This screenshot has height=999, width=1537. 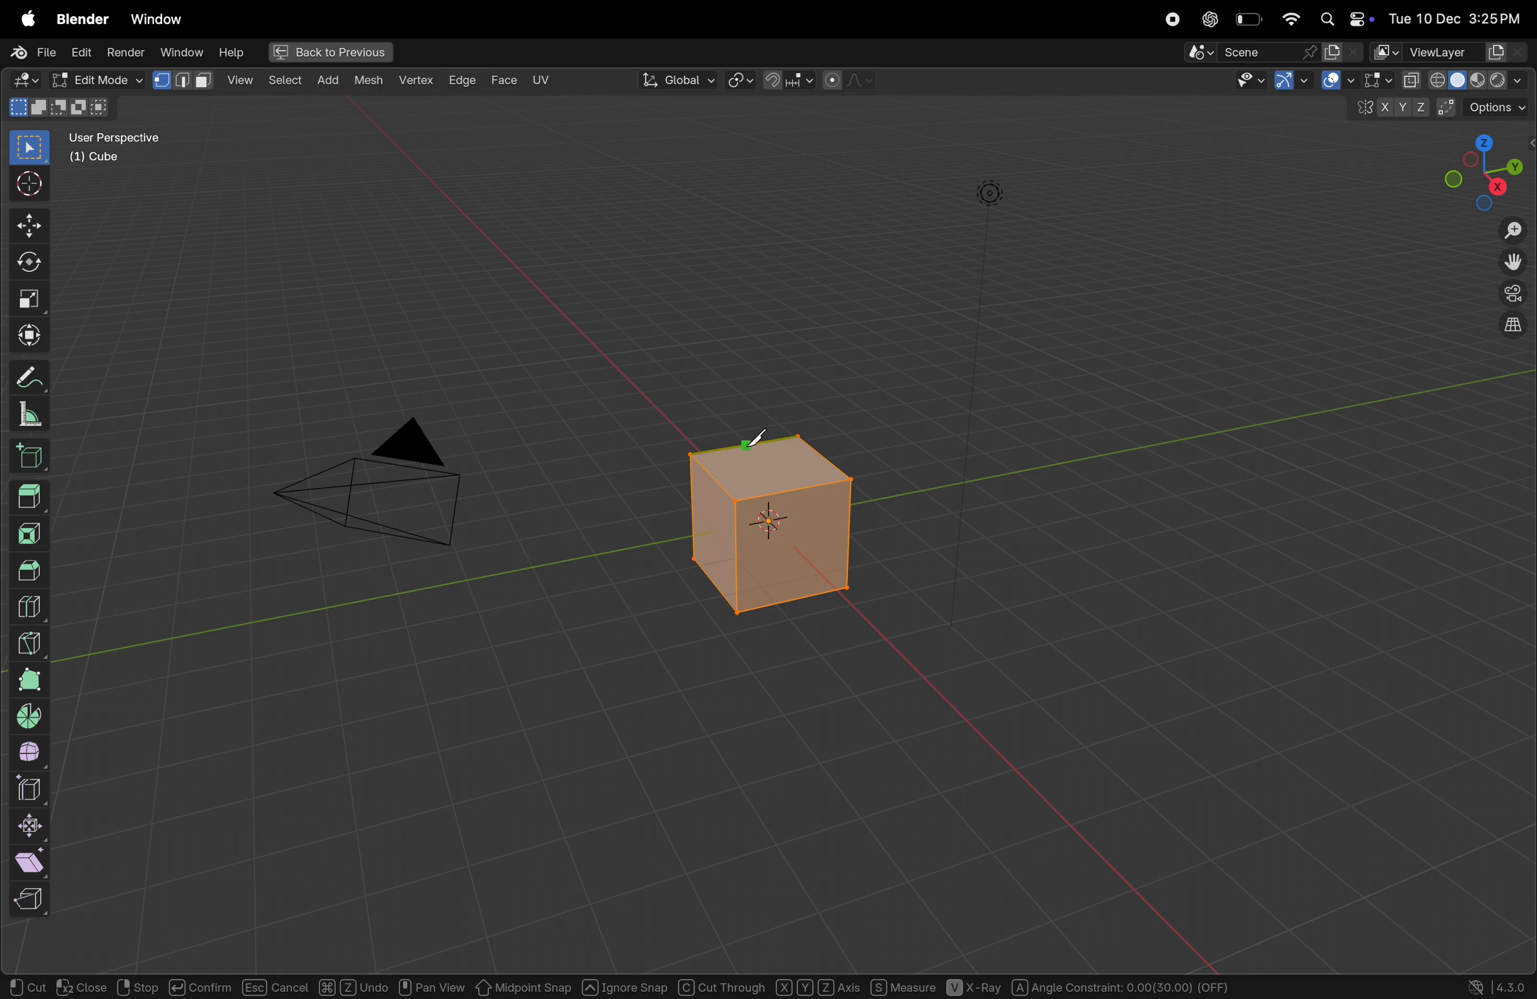 I want to click on reep region, so click(x=26, y=900).